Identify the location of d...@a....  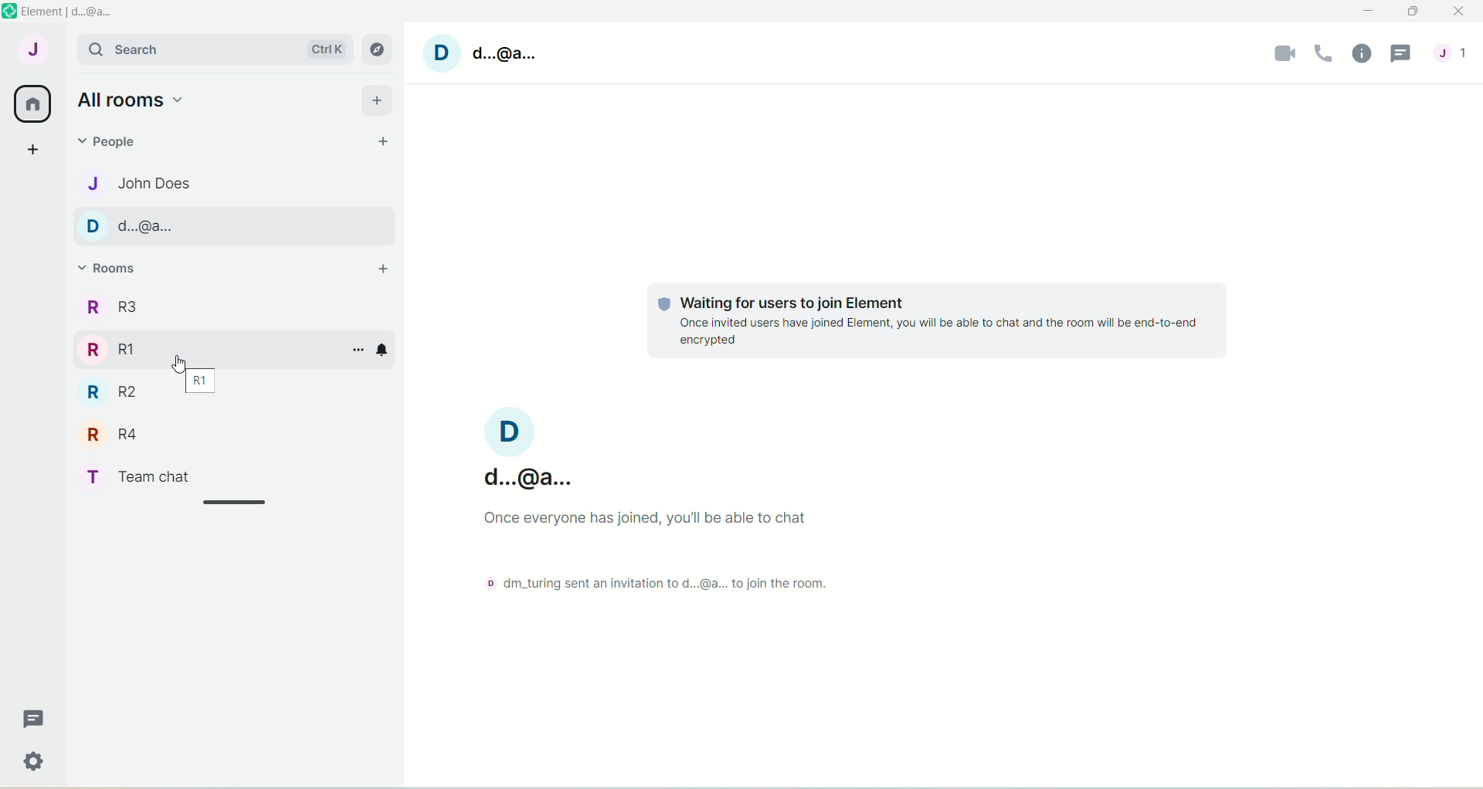
(517, 452).